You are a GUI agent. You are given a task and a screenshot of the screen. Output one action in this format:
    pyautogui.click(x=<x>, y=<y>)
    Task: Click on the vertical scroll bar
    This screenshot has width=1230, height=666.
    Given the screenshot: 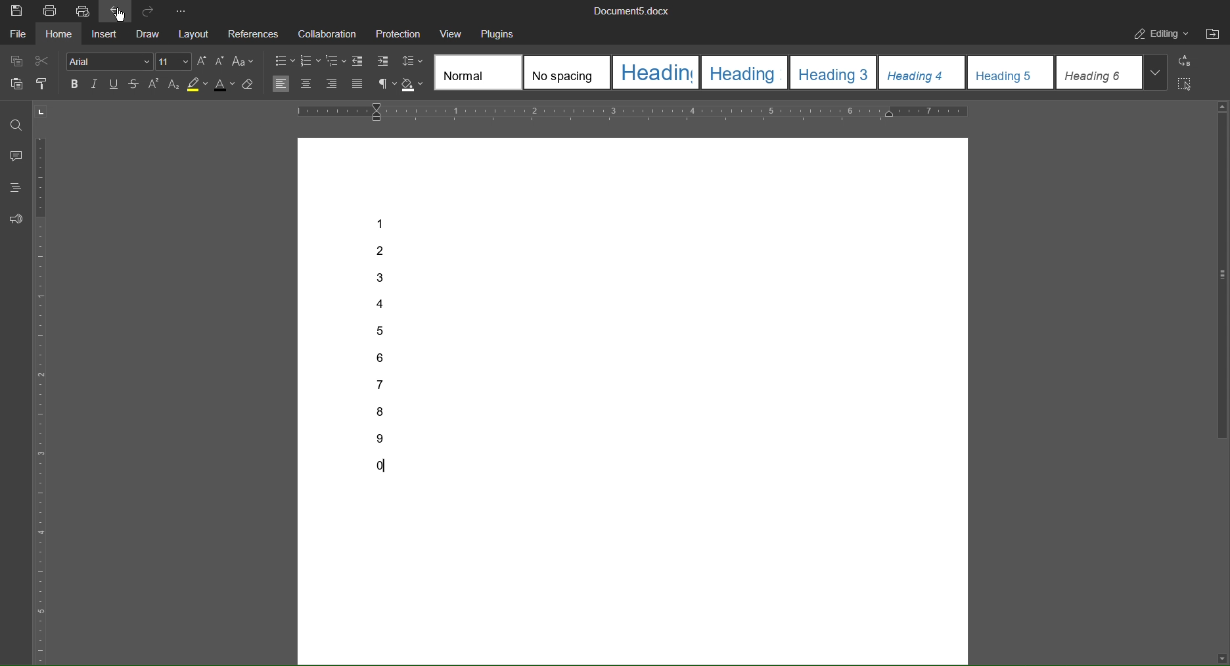 What is the action you would take?
    pyautogui.click(x=1222, y=277)
    